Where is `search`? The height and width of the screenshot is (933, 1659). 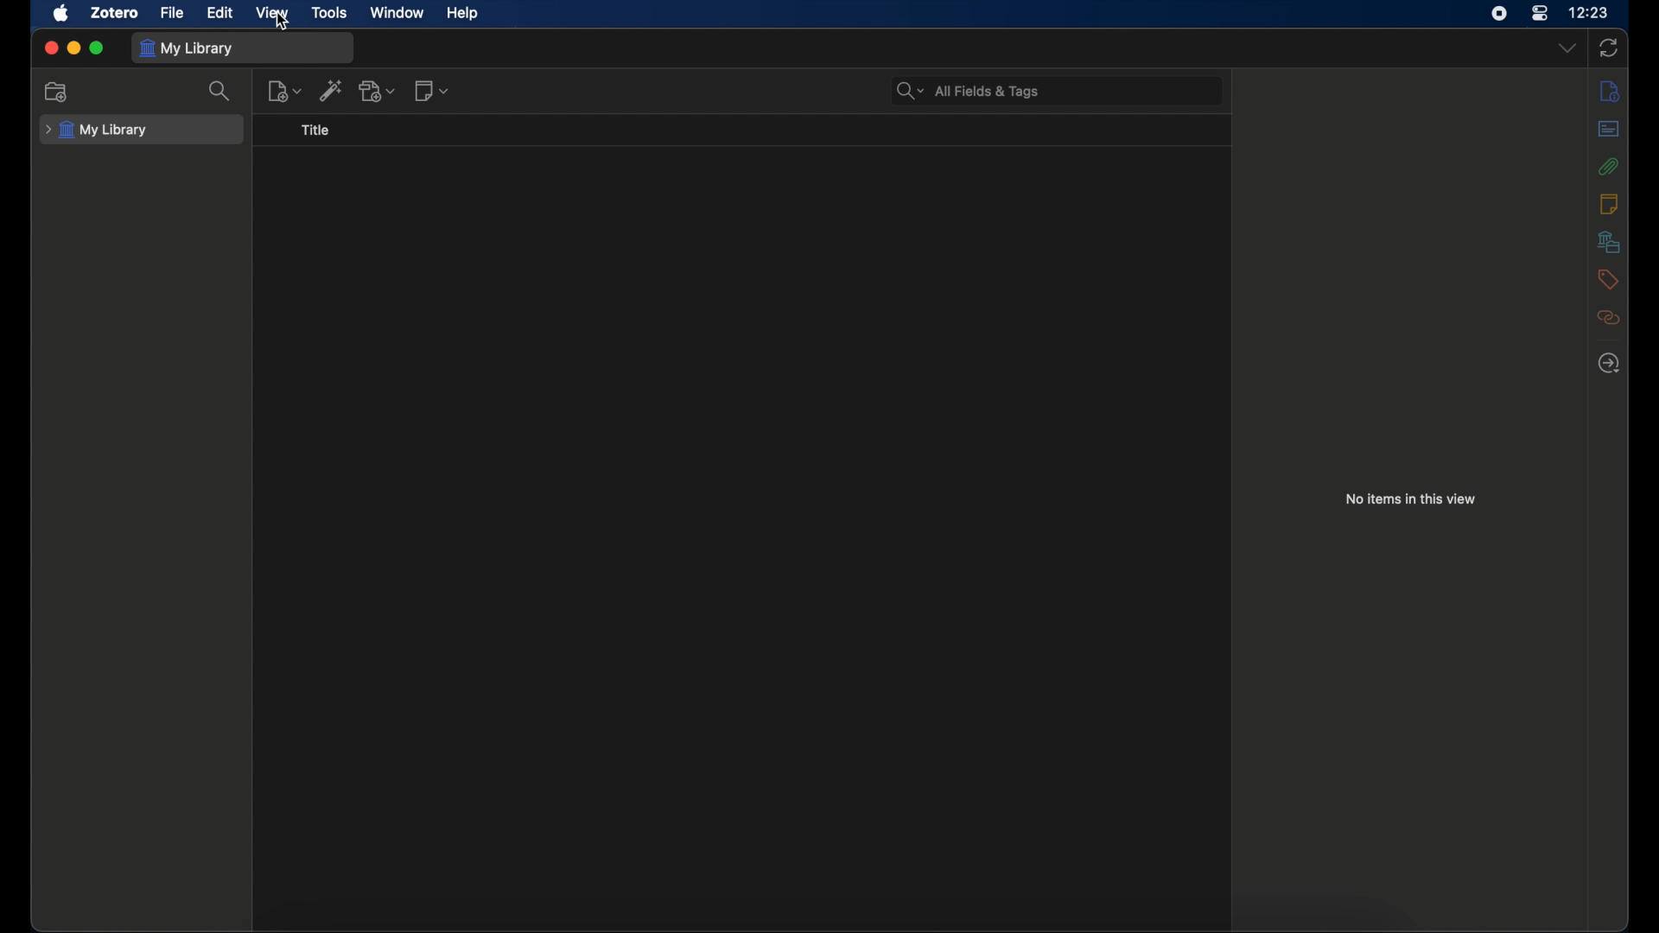
search is located at coordinates (221, 91).